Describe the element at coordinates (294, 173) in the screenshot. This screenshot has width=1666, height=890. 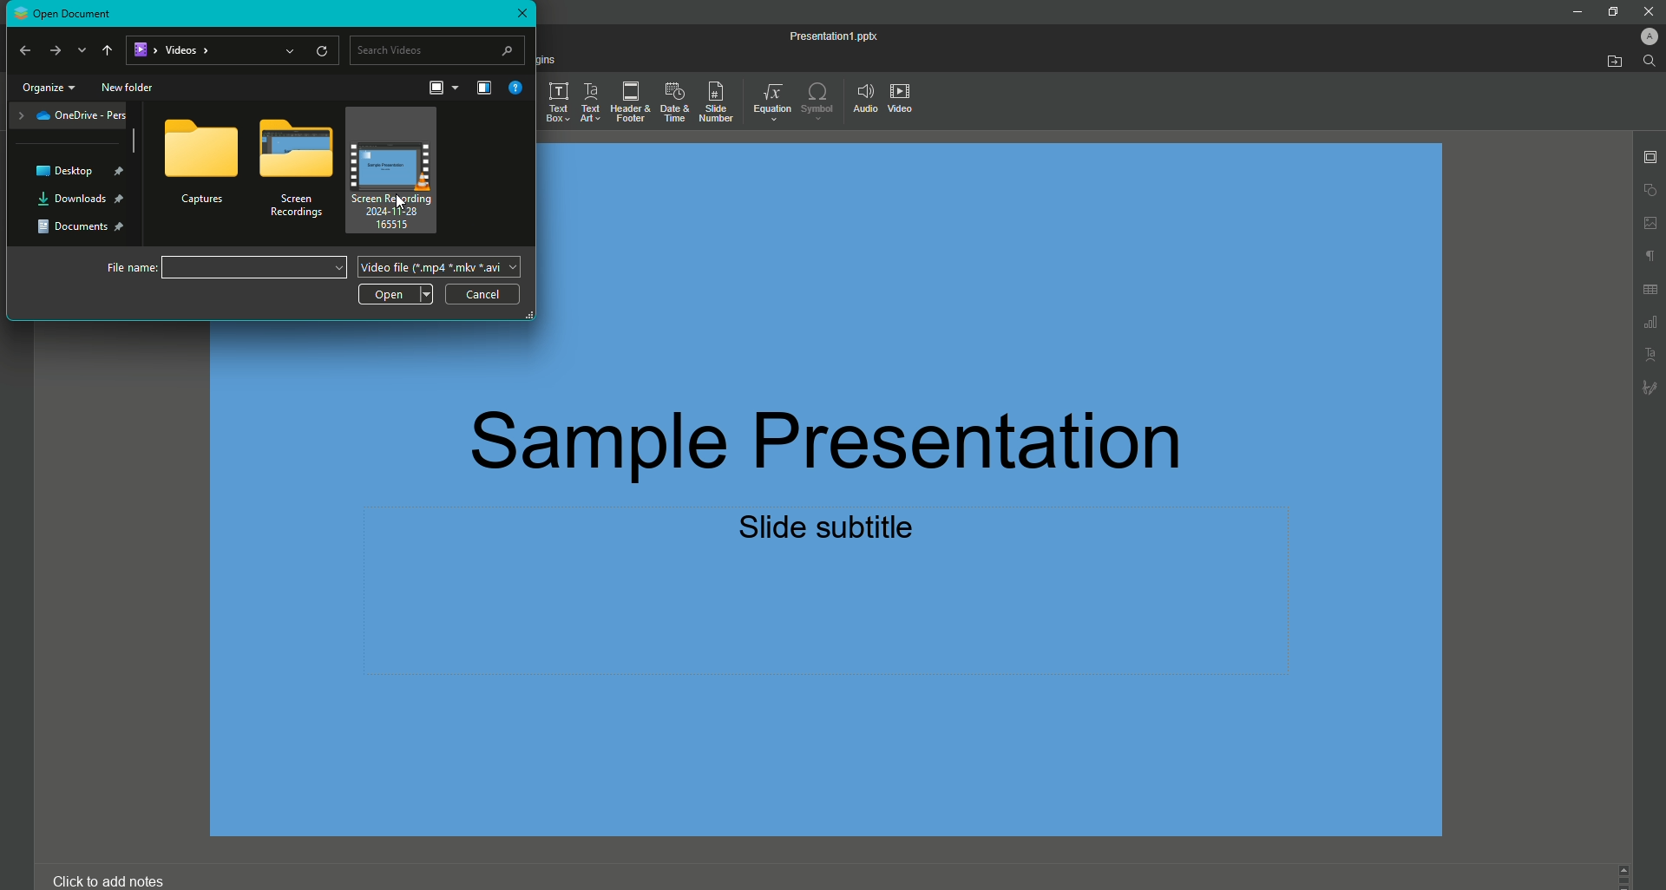
I see `Screen Recording Folder` at that location.